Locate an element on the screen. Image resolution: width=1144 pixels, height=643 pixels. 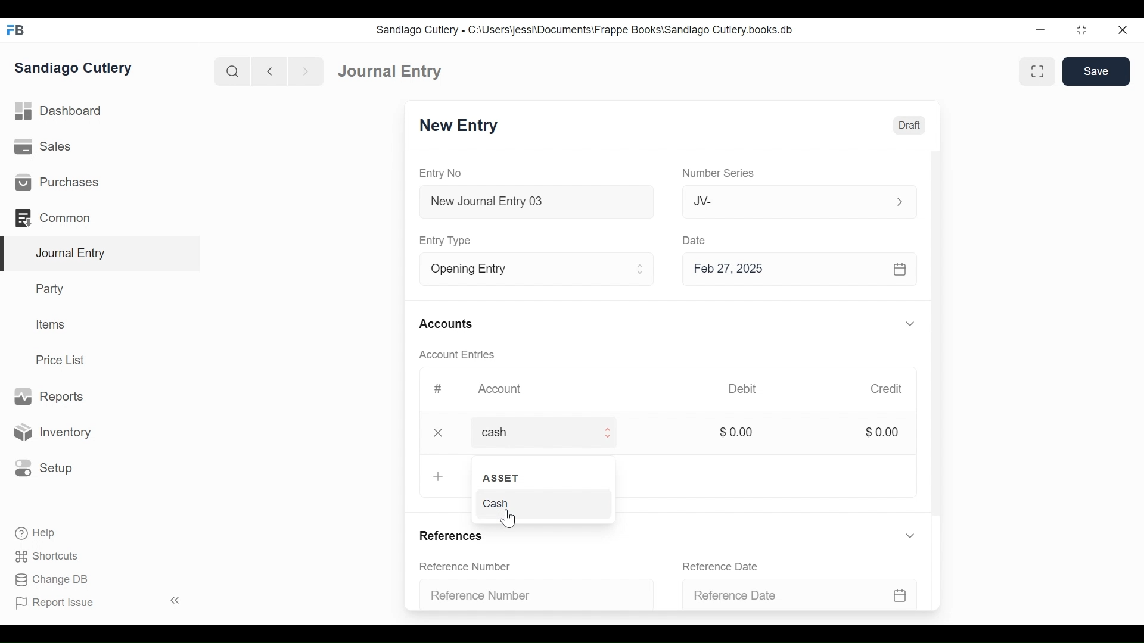
Account is located at coordinates (502, 389).